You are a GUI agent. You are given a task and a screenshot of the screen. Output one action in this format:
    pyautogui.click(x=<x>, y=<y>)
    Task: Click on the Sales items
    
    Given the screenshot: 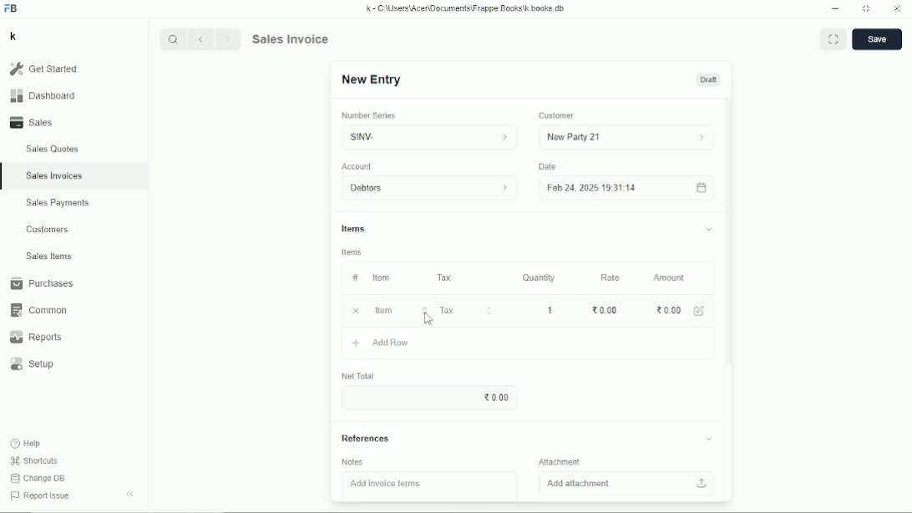 What is the action you would take?
    pyautogui.click(x=48, y=256)
    